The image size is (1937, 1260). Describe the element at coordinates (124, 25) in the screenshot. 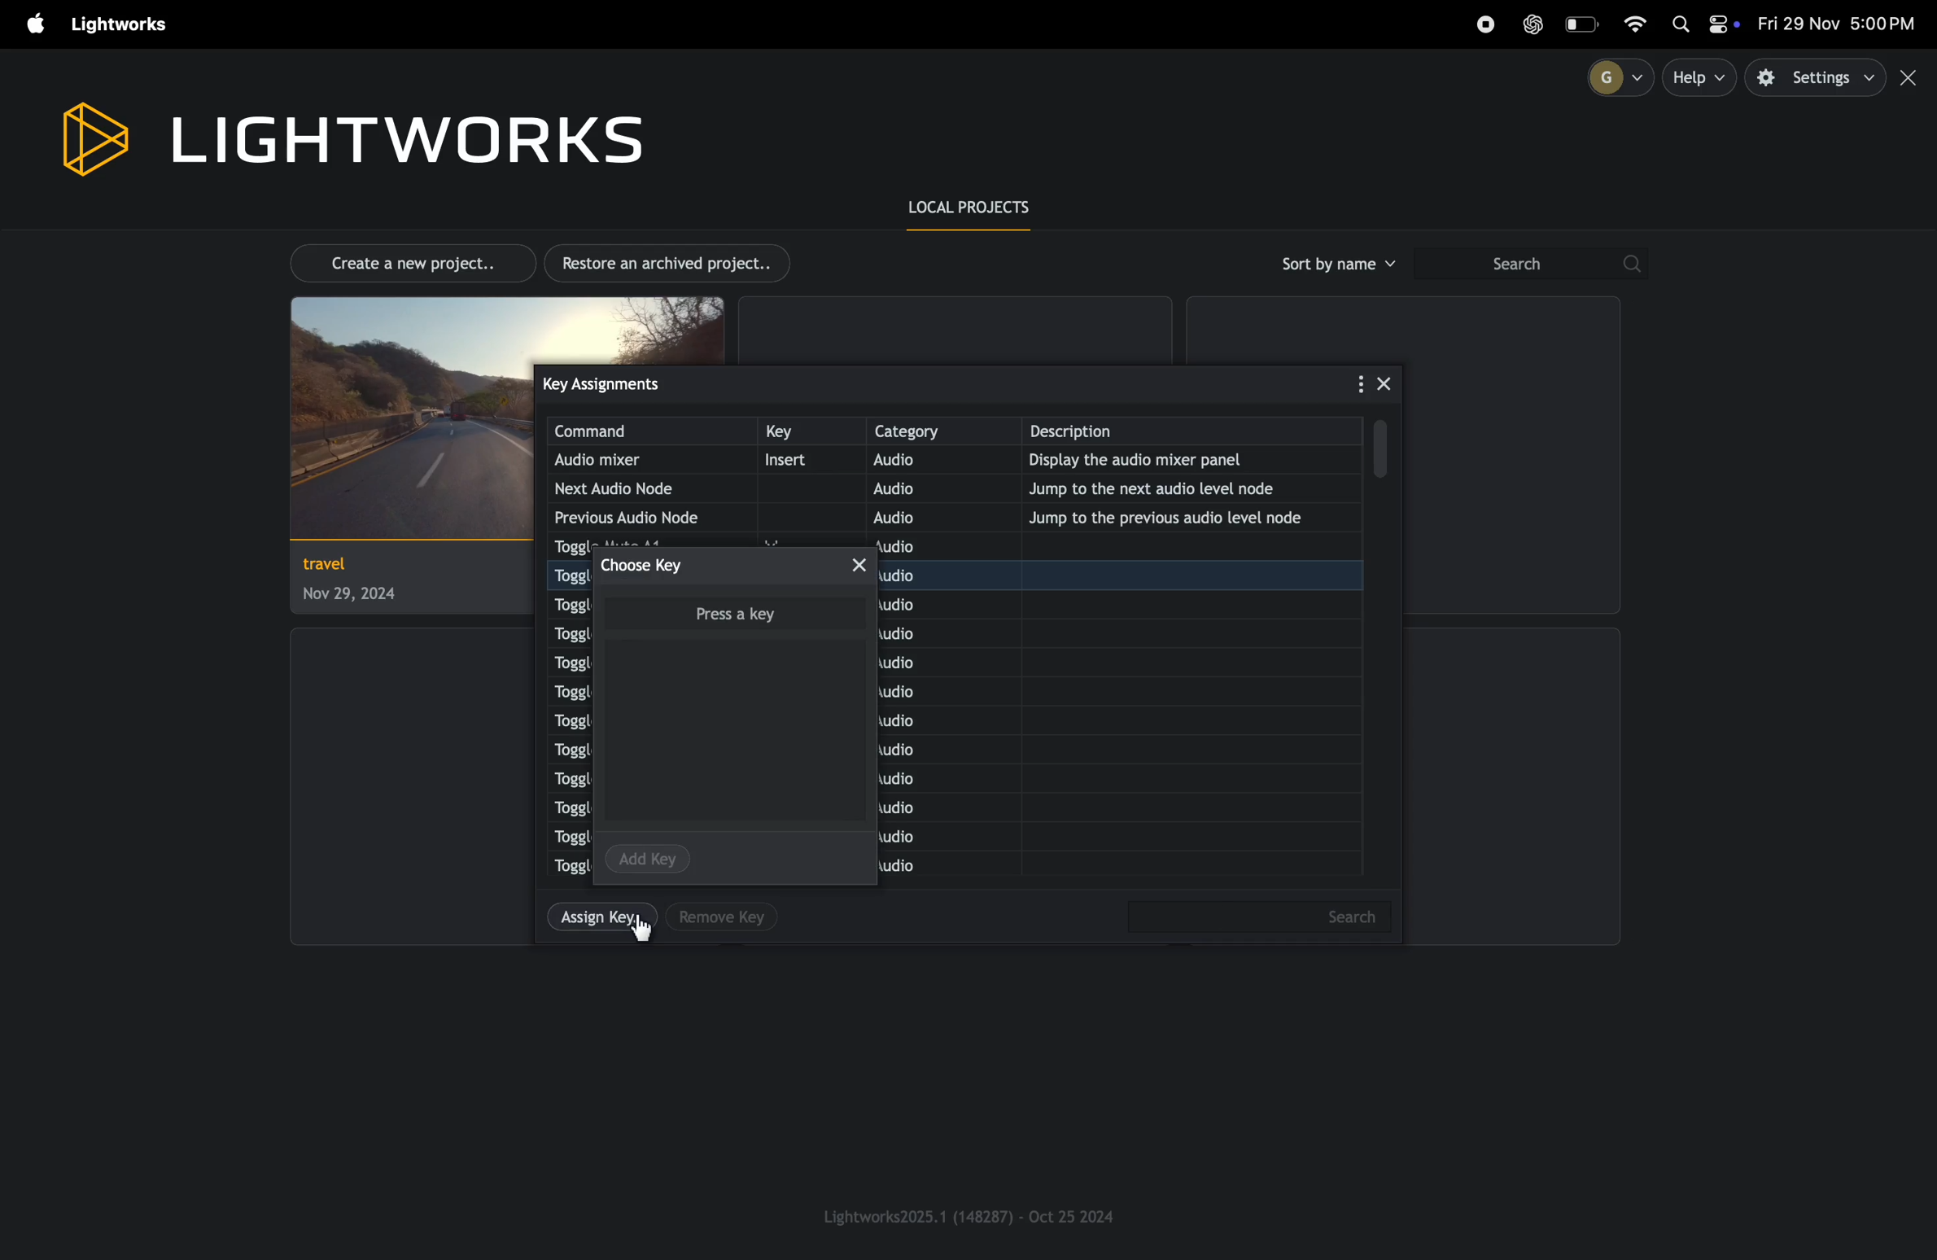

I see `light works` at that location.